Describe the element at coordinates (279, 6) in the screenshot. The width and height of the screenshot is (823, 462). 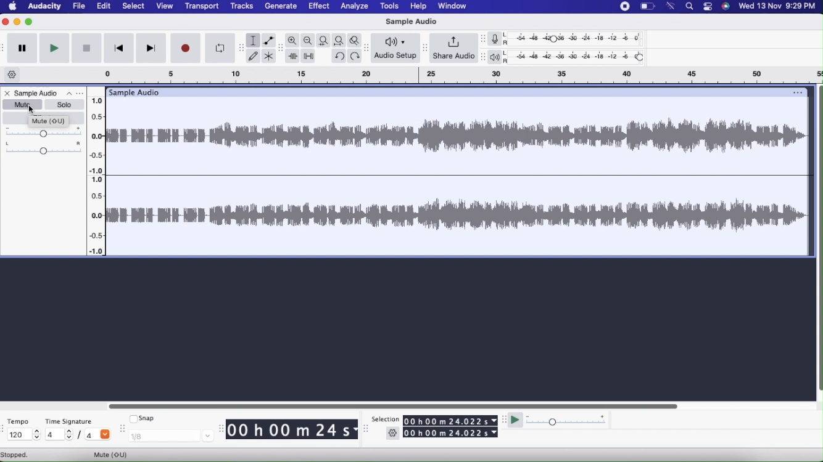
I see `Generate` at that location.